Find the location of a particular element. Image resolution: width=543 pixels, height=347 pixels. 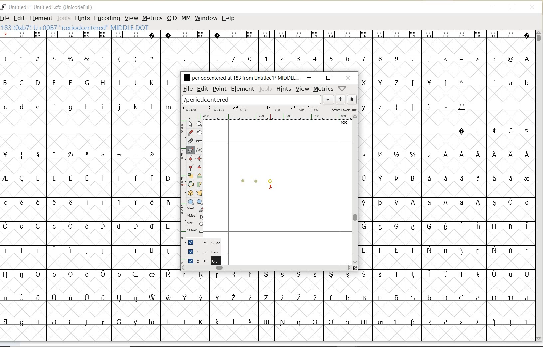

close is located at coordinates (348, 78).